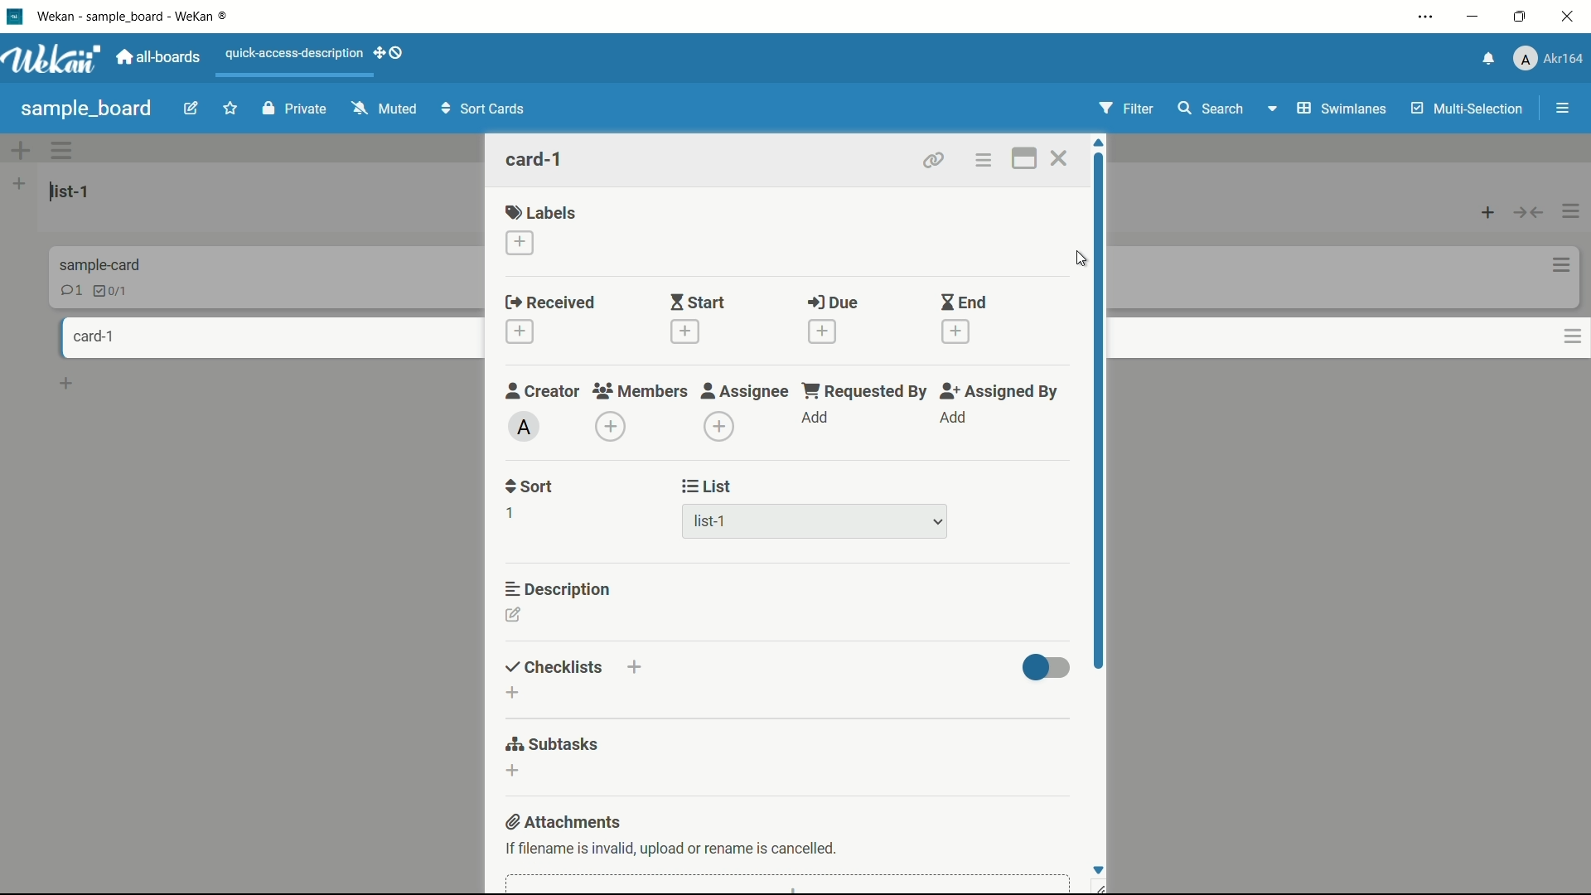  I want to click on card actions, so click(1555, 262).